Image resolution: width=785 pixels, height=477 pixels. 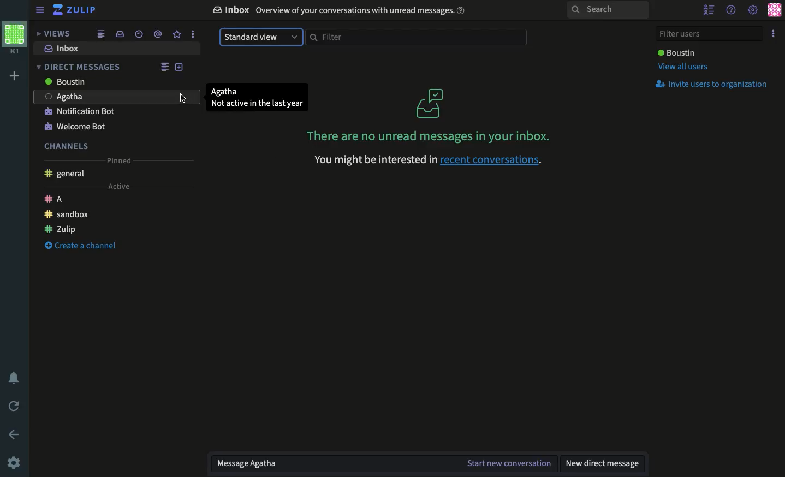 What do you see at coordinates (431, 104) in the screenshot?
I see `No messages logo` at bounding box center [431, 104].